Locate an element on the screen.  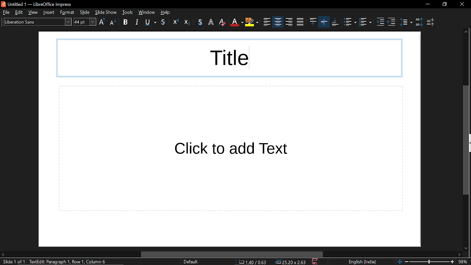
center is located at coordinates (267, 22).